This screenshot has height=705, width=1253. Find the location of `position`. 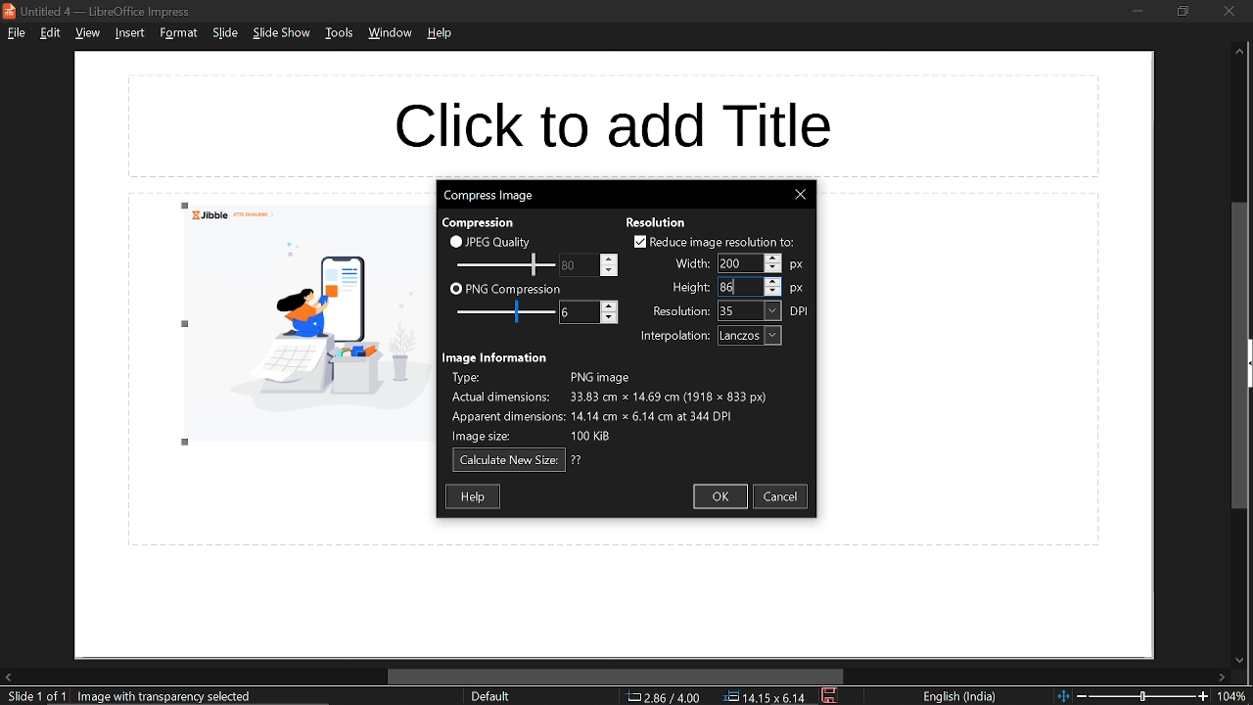

position is located at coordinates (765, 697).